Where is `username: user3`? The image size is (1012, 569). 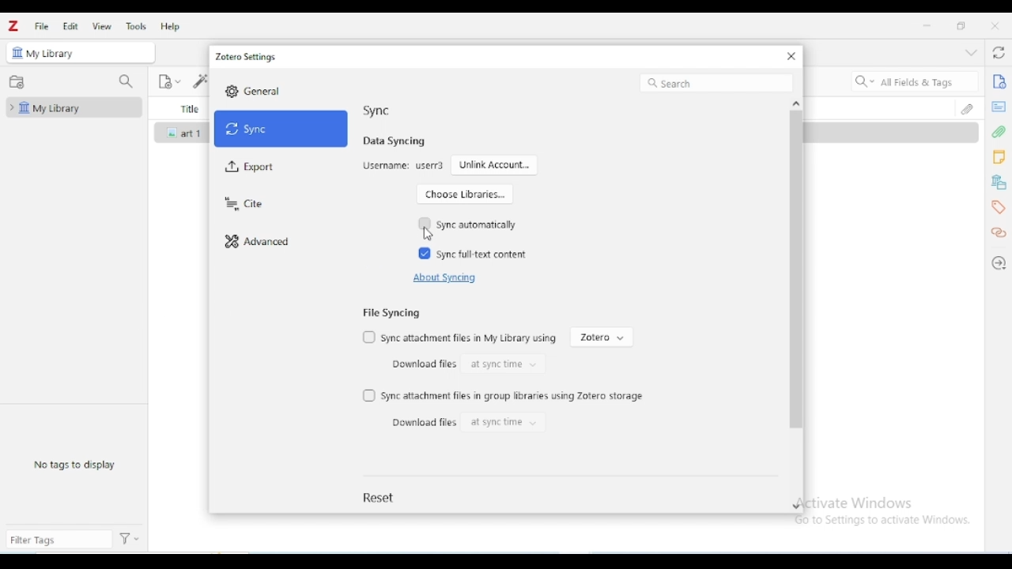
username: user3 is located at coordinates (403, 166).